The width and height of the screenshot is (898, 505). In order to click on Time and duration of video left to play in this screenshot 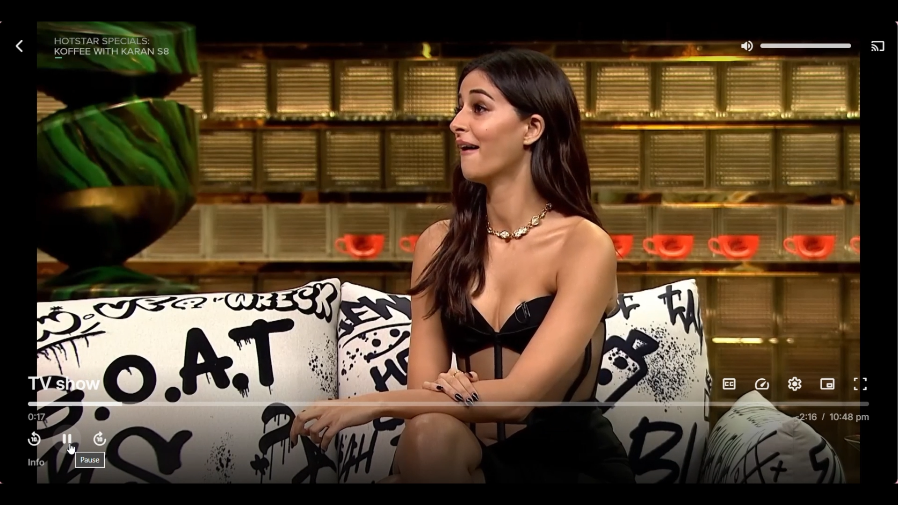, I will do `click(833, 418)`.